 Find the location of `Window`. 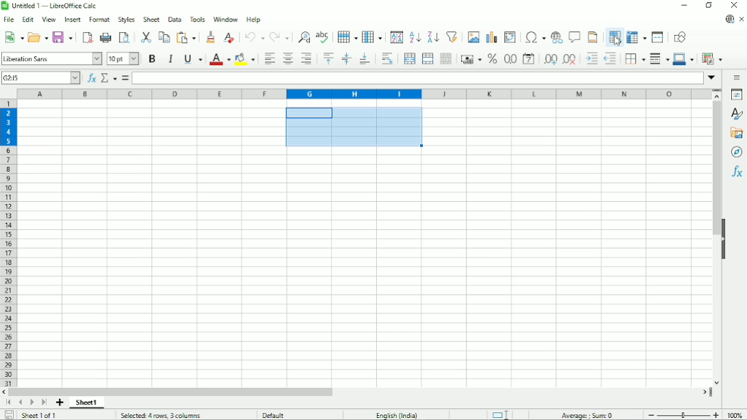

Window is located at coordinates (226, 20).